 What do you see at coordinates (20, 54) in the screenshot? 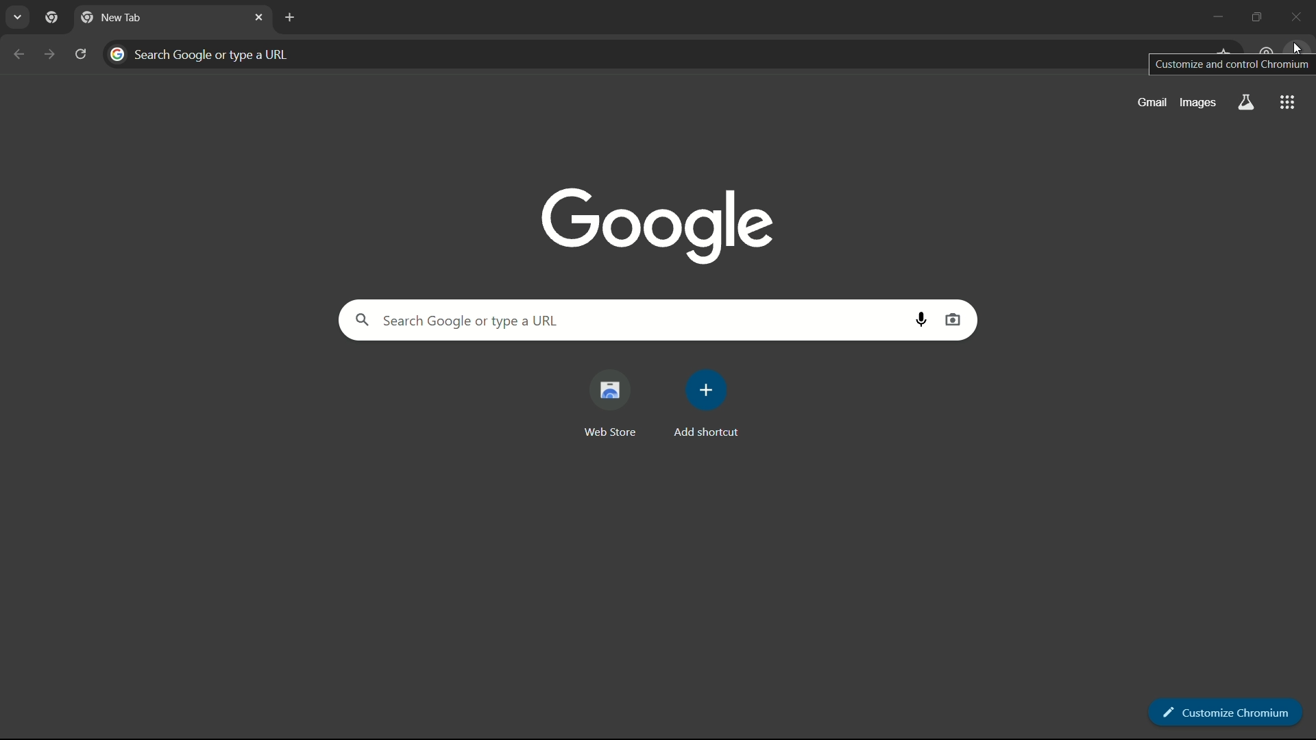
I see `back` at bounding box center [20, 54].